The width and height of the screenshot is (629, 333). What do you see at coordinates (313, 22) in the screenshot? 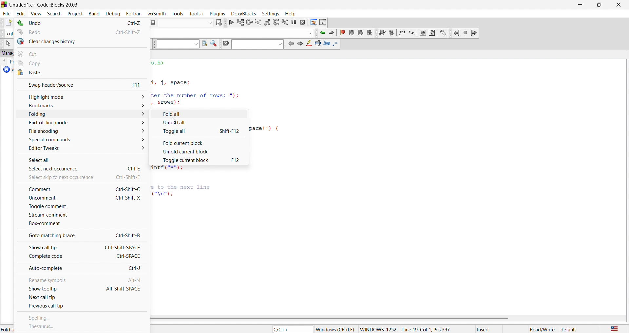
I see `debugging window` at bounding box center [313, 22].